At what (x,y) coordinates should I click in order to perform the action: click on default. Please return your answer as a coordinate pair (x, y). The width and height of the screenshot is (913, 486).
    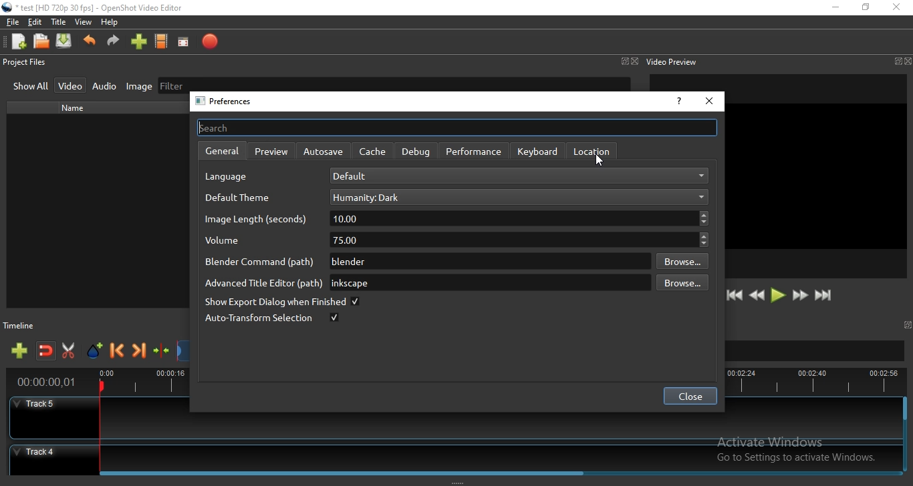
    Looking at the image, I should click on (519, 176).